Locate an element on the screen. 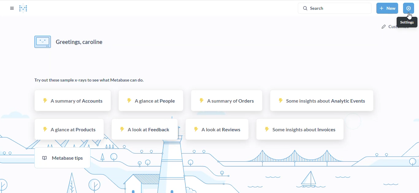 Image resolution: width=419 pixels, height=193 pixels. a glance at people is located at coordinates (151, 100).